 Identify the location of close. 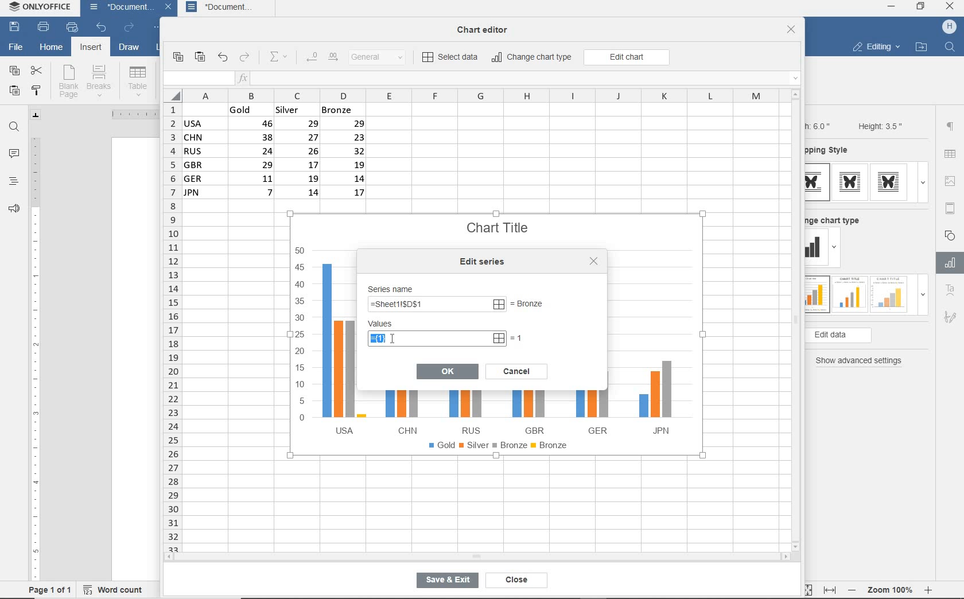
(170, 9).